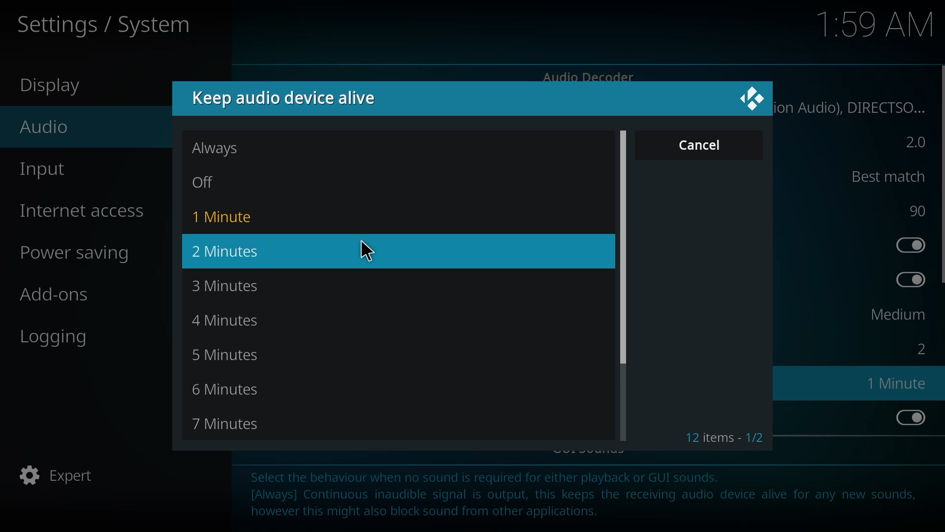 The height and width of the screenshot is (532, 945). I want to click on internet access, so click(87, 211).